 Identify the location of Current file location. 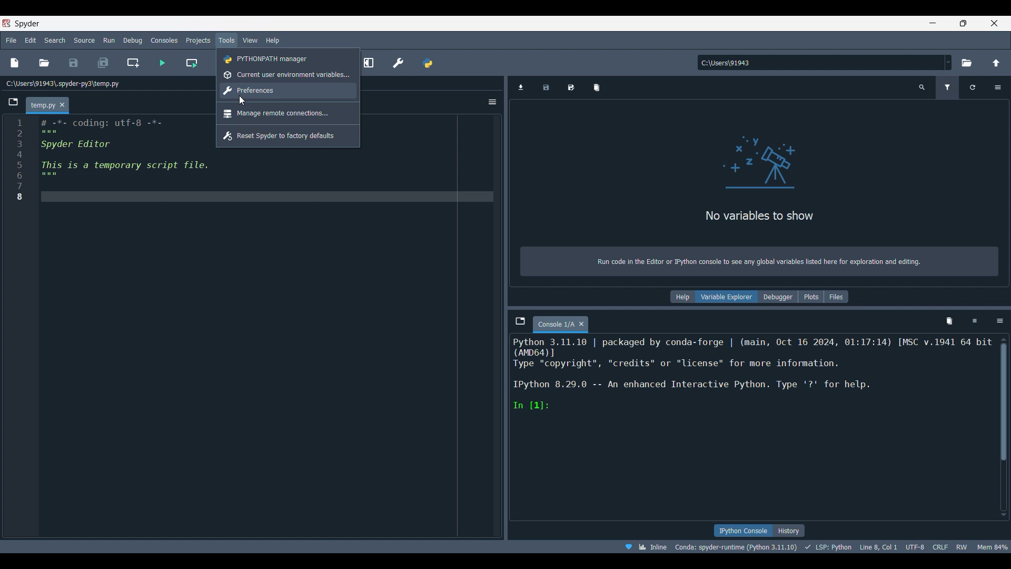
(63, 84).